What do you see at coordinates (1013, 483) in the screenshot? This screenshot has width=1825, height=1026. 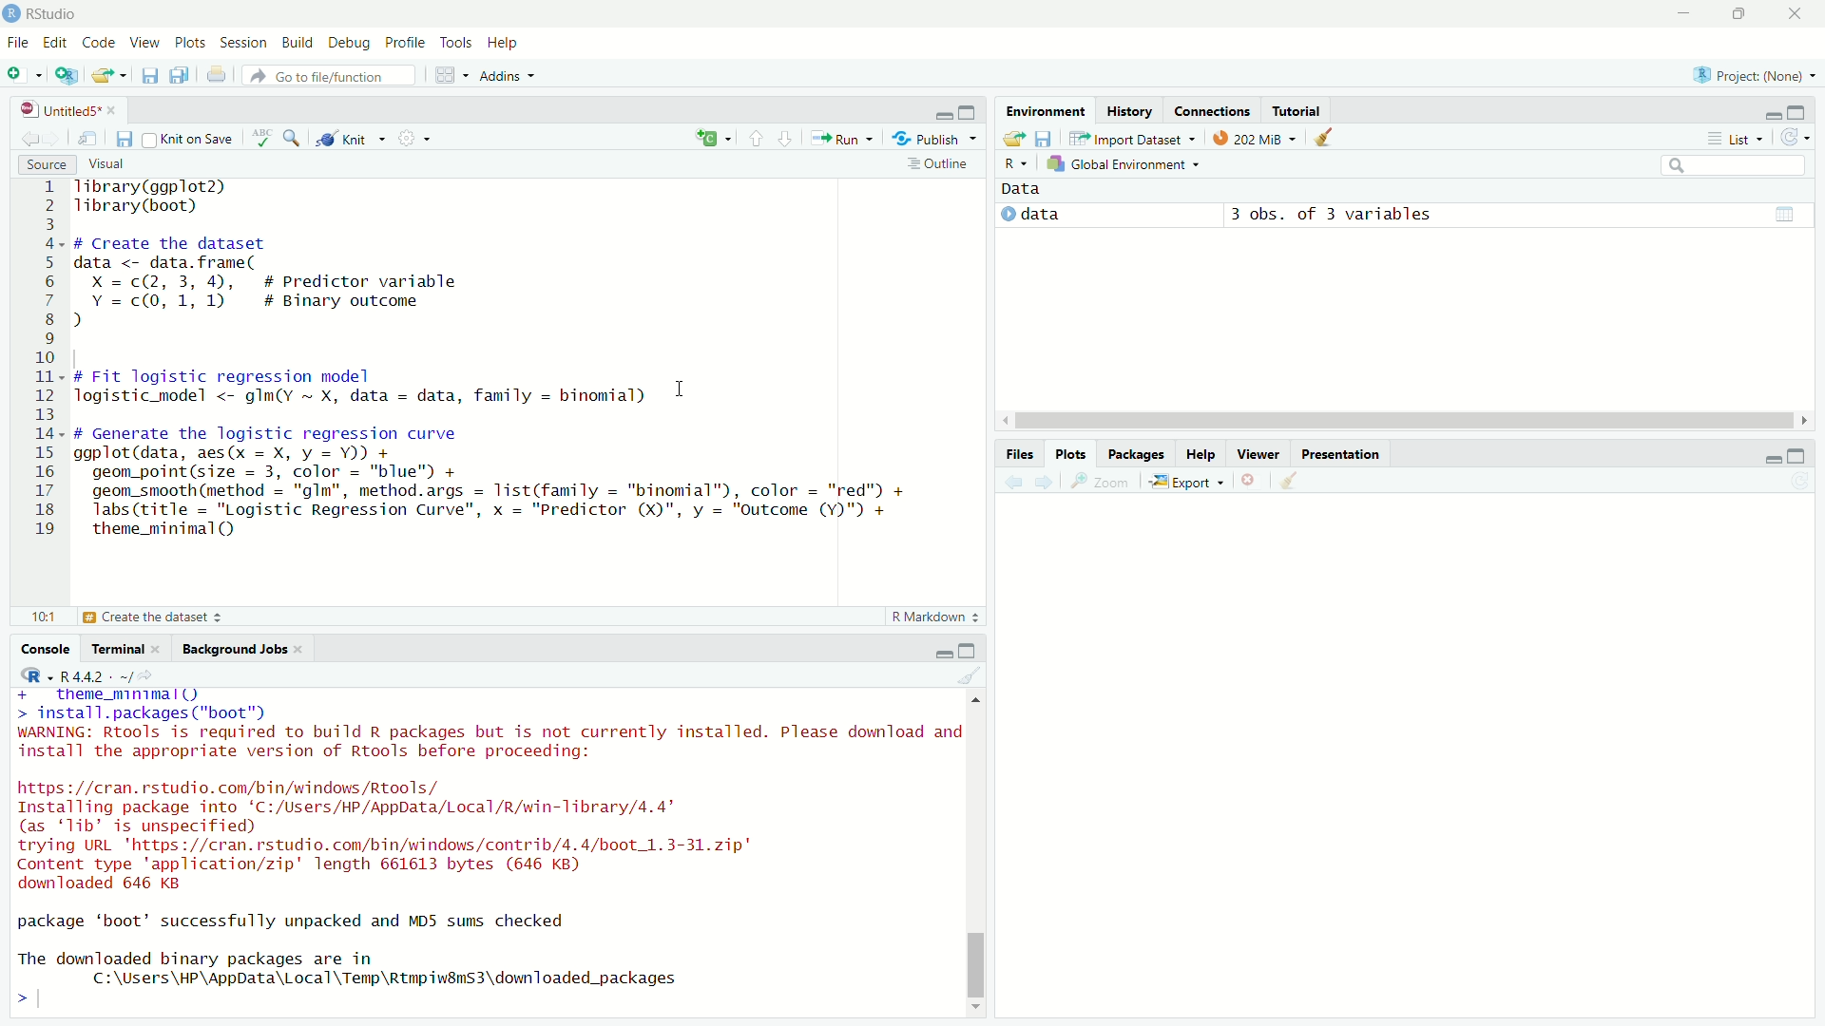 I see `Previous plot` at bounding box center [1013, 483].